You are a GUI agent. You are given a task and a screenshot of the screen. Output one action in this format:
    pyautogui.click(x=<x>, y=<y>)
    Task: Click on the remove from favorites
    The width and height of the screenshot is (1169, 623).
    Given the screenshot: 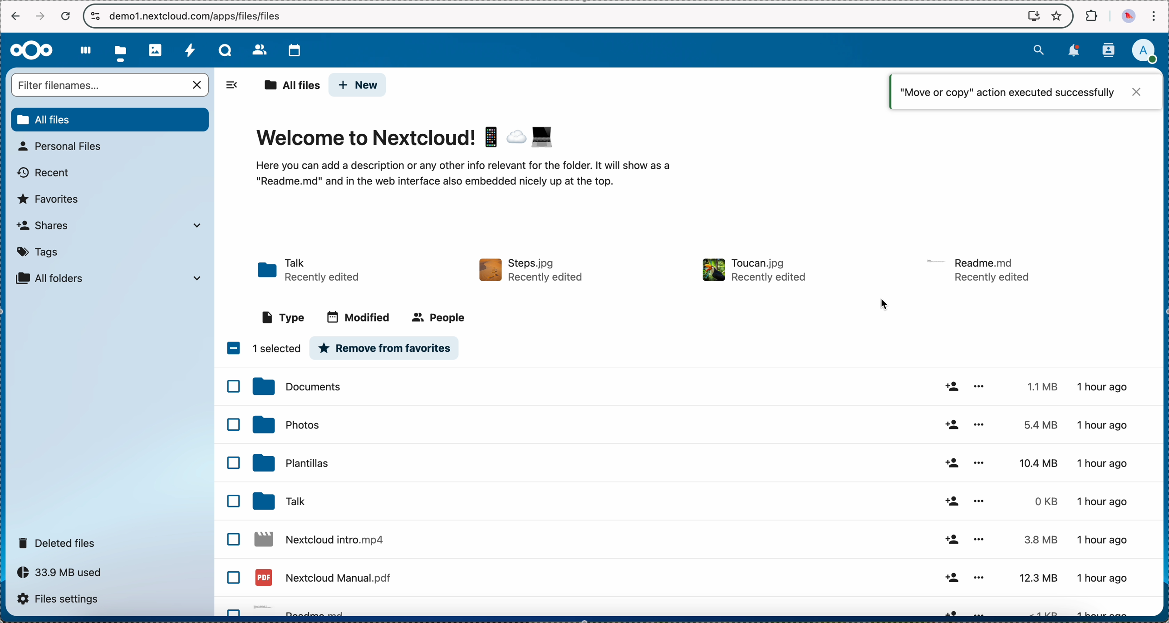 What is the action you would take?
    pyautogui.click(x=386, y=348)
    